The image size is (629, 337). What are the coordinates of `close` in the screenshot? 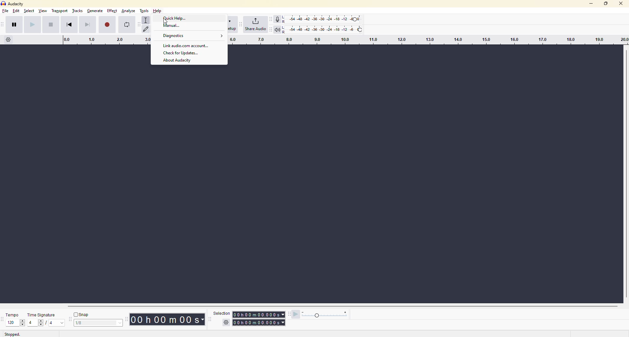 It's located at (620, 3).